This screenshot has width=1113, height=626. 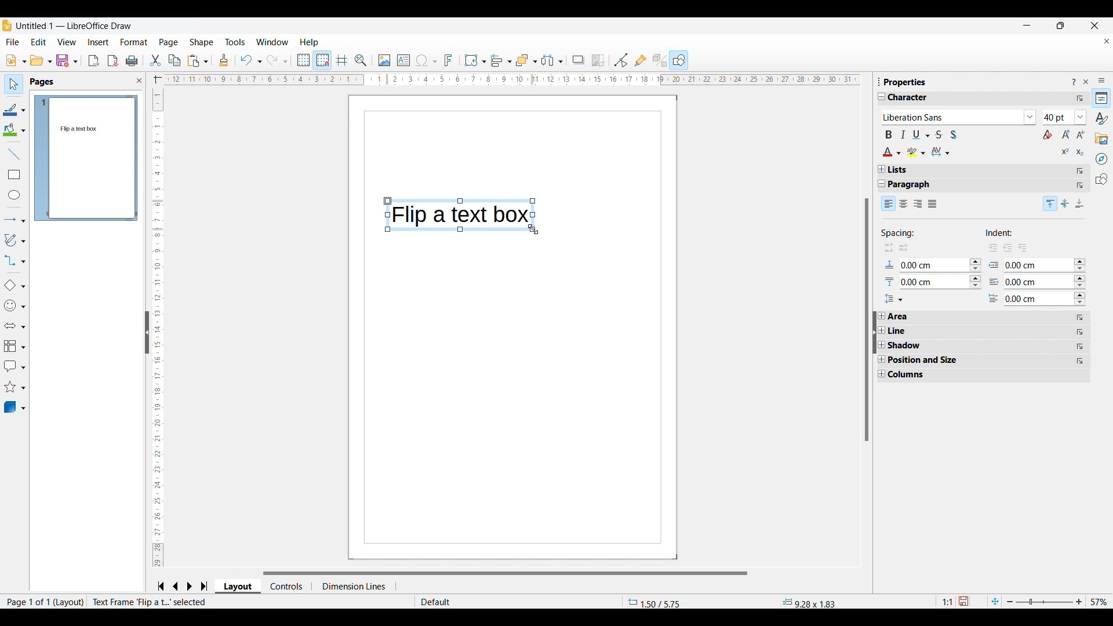 What do you see at coordinates (882, 184) in the screenshot?
I see `Collapse` at bounding box center [882, 184].